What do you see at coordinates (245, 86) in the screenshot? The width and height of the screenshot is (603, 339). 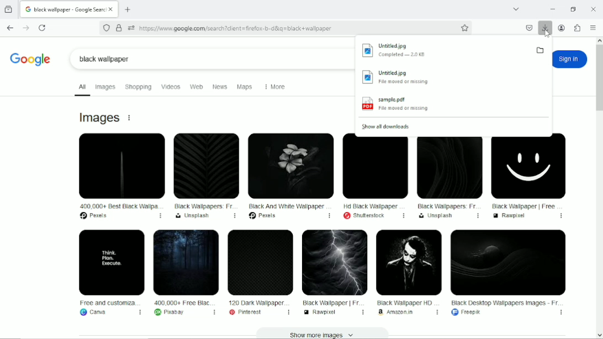 I see `Maps` at bounding box center [245, 86].